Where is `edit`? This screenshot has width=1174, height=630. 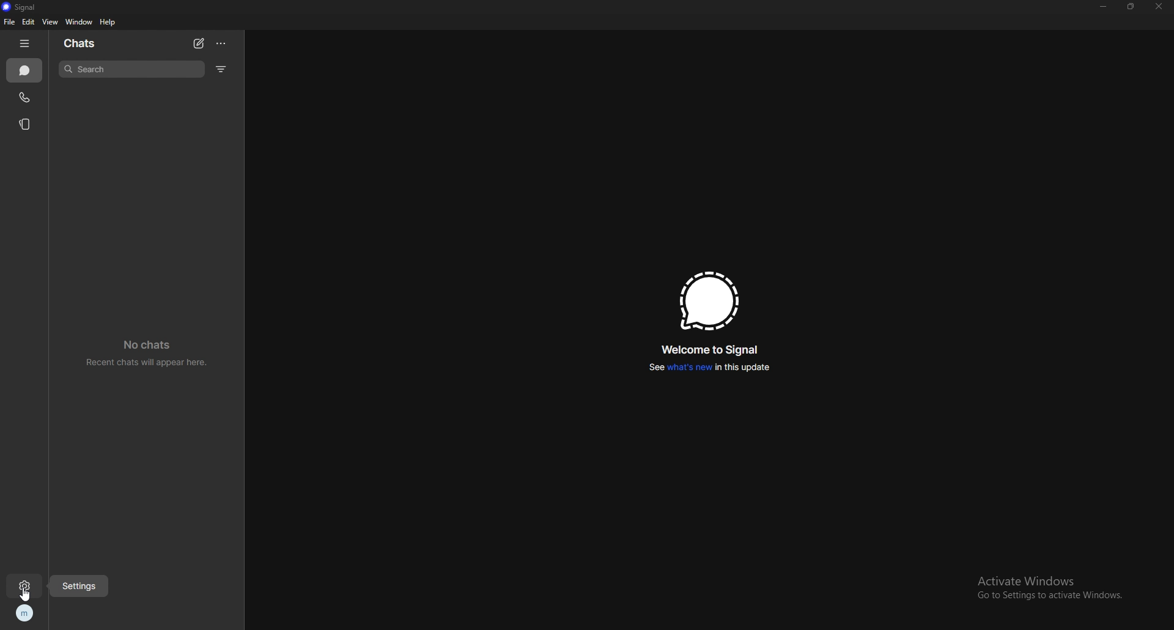
edit is located at coordinates (29, 21).